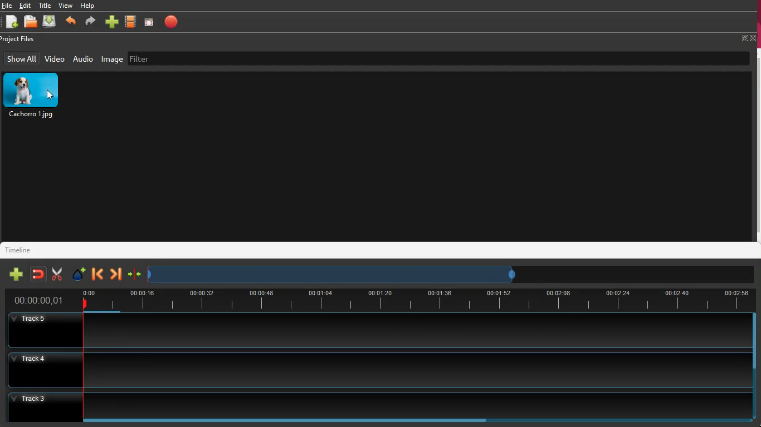 This screenshot has width=761, height=427. Describe the element at coordinates (172, 22) in the screenshot. I see `record` at that location.